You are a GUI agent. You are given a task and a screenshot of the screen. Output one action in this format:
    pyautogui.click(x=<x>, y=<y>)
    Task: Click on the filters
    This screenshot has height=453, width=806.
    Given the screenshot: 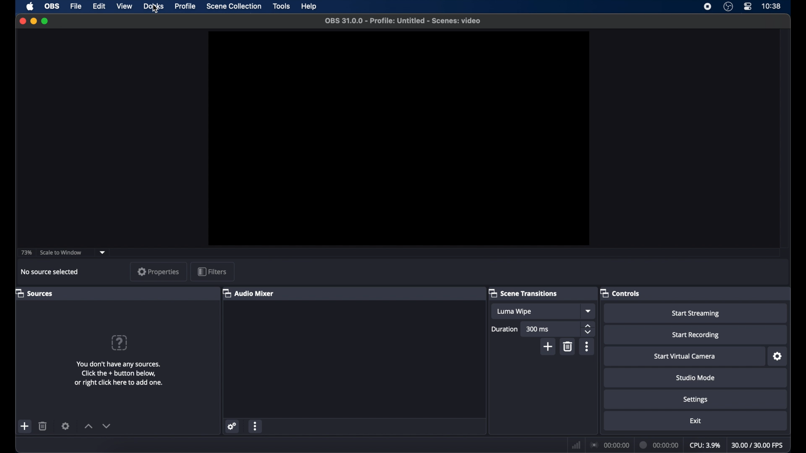 What is the action you would take?
    pyautogui.click(x=212, y=271)
    